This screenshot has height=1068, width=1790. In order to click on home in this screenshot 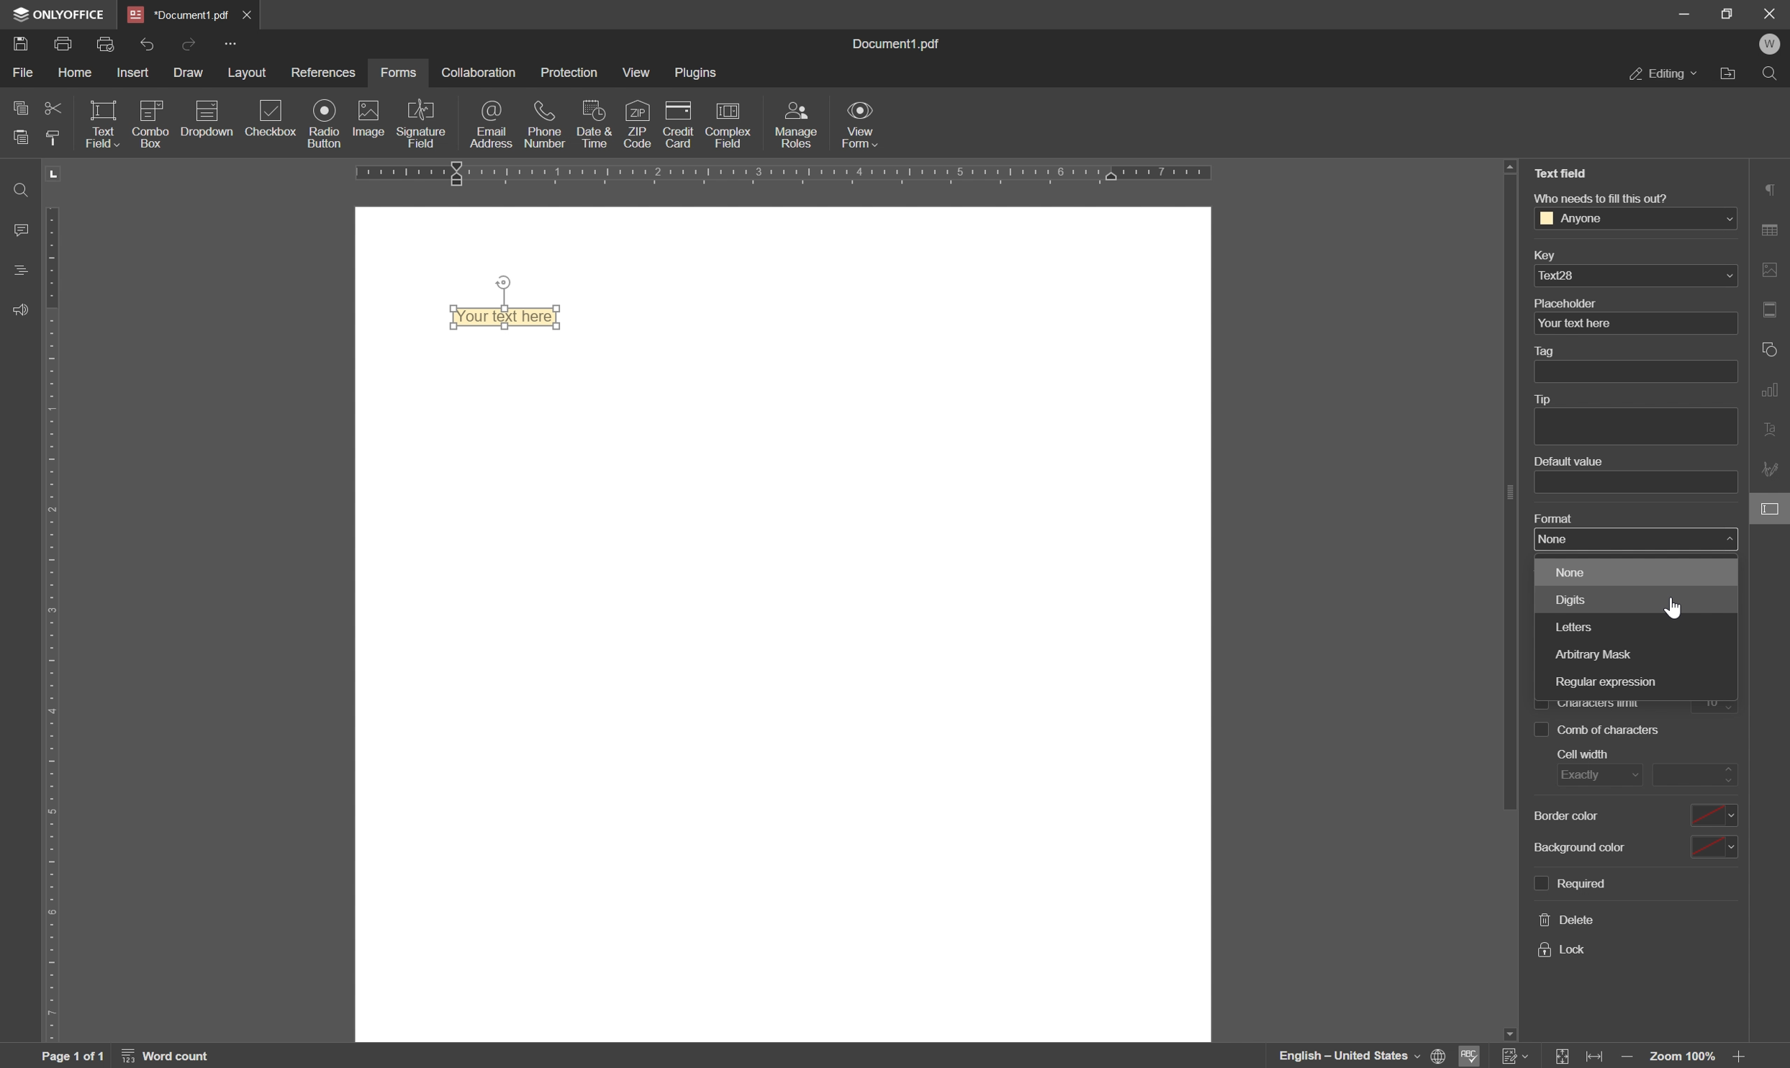, I will do `click(76, 75)`.